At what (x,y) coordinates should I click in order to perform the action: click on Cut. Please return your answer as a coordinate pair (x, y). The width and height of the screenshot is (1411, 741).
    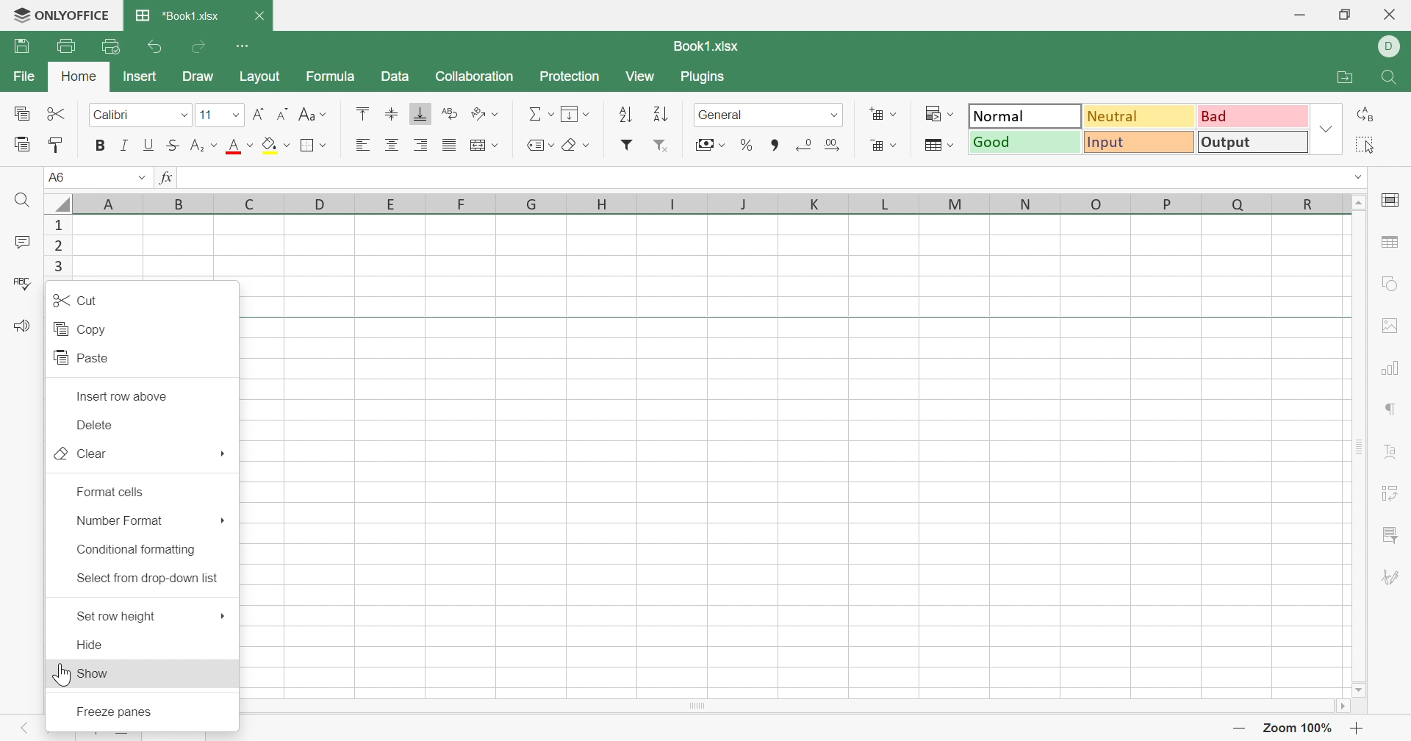
    Looking at the image, I should click on (76, 304).